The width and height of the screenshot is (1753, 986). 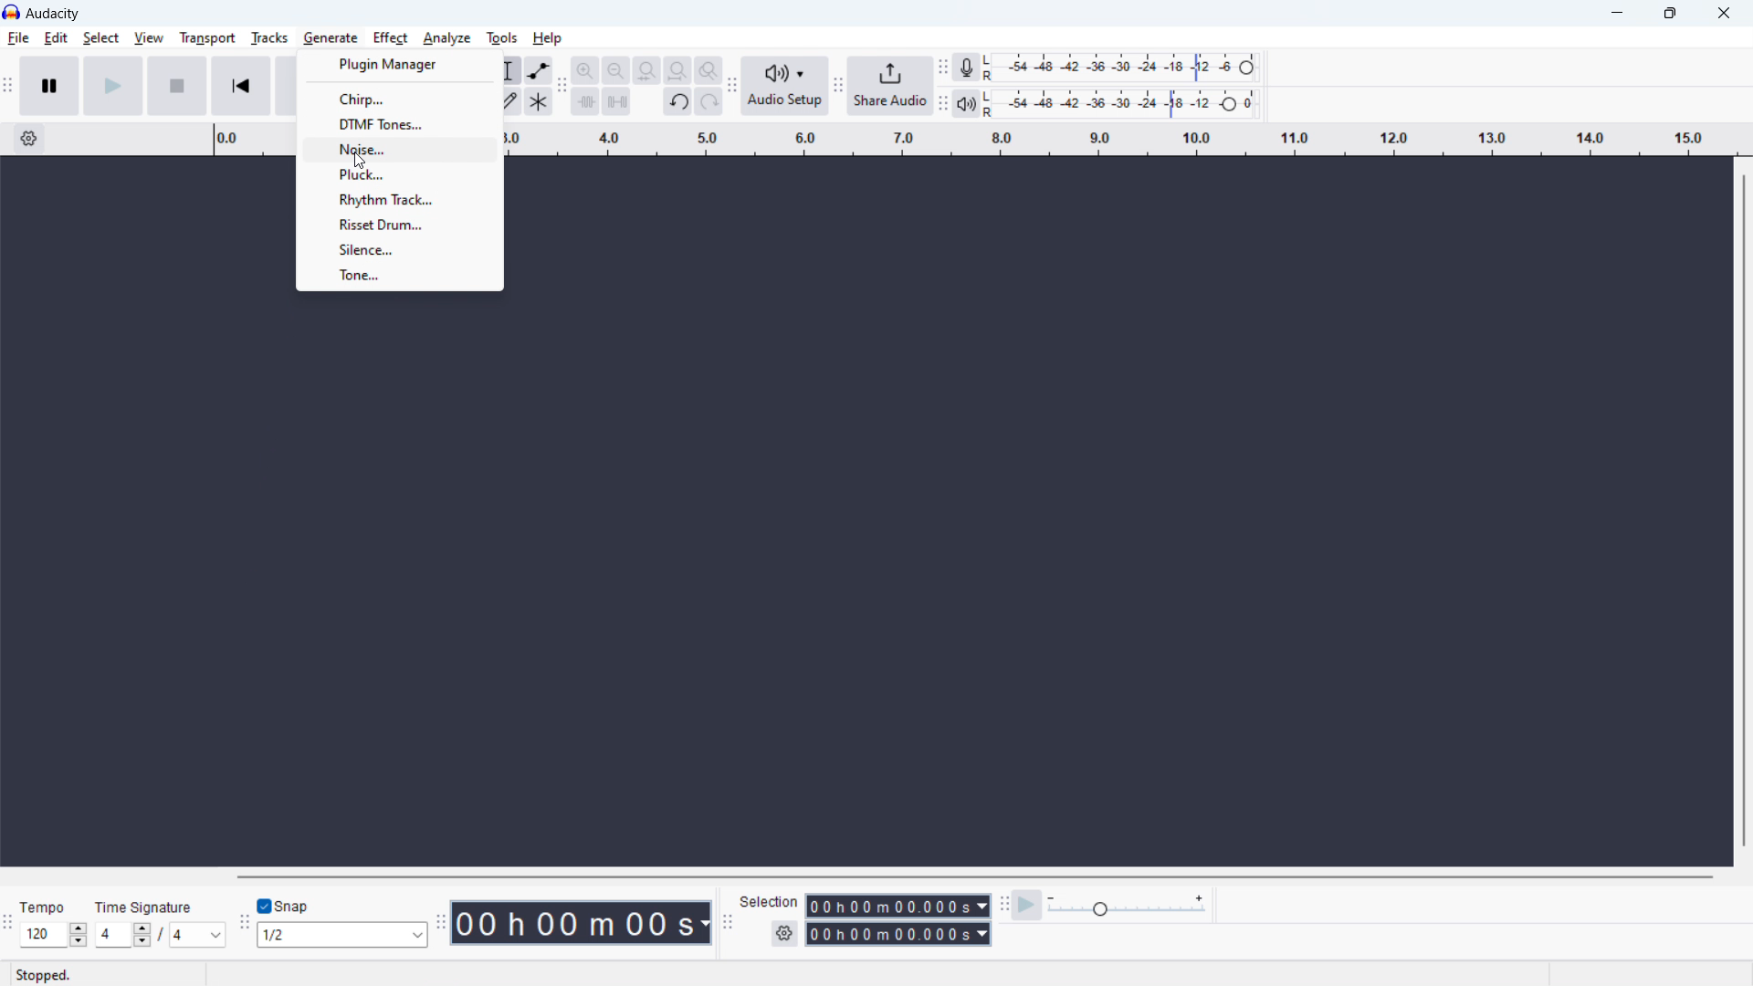 What do you see at coordinates (443, 921) in the screenshot?
I see `time toolbar` at bounding box center [443, 921].